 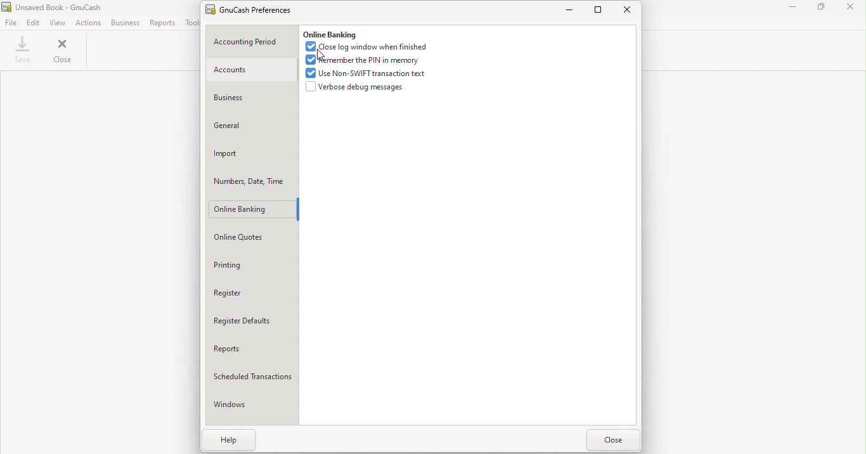 I want to click on Windows, so click(x=251, y=408).